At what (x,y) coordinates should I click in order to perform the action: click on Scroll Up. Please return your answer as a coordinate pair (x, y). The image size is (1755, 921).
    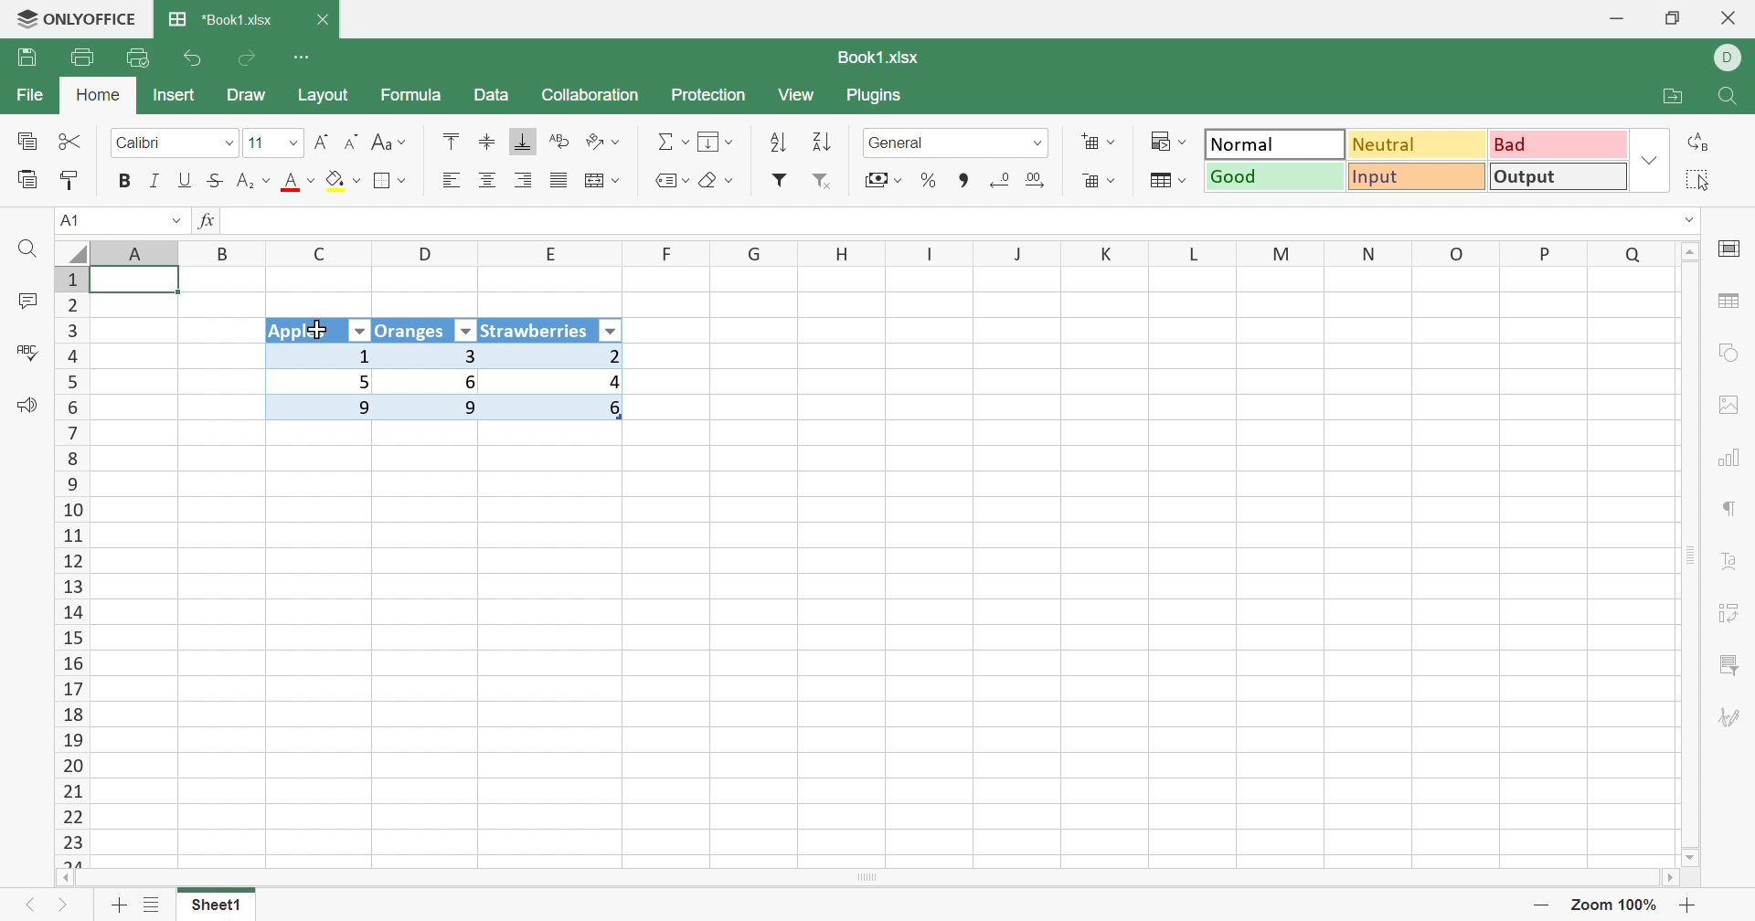
    Looking at the image, I should click on (1692, 249).